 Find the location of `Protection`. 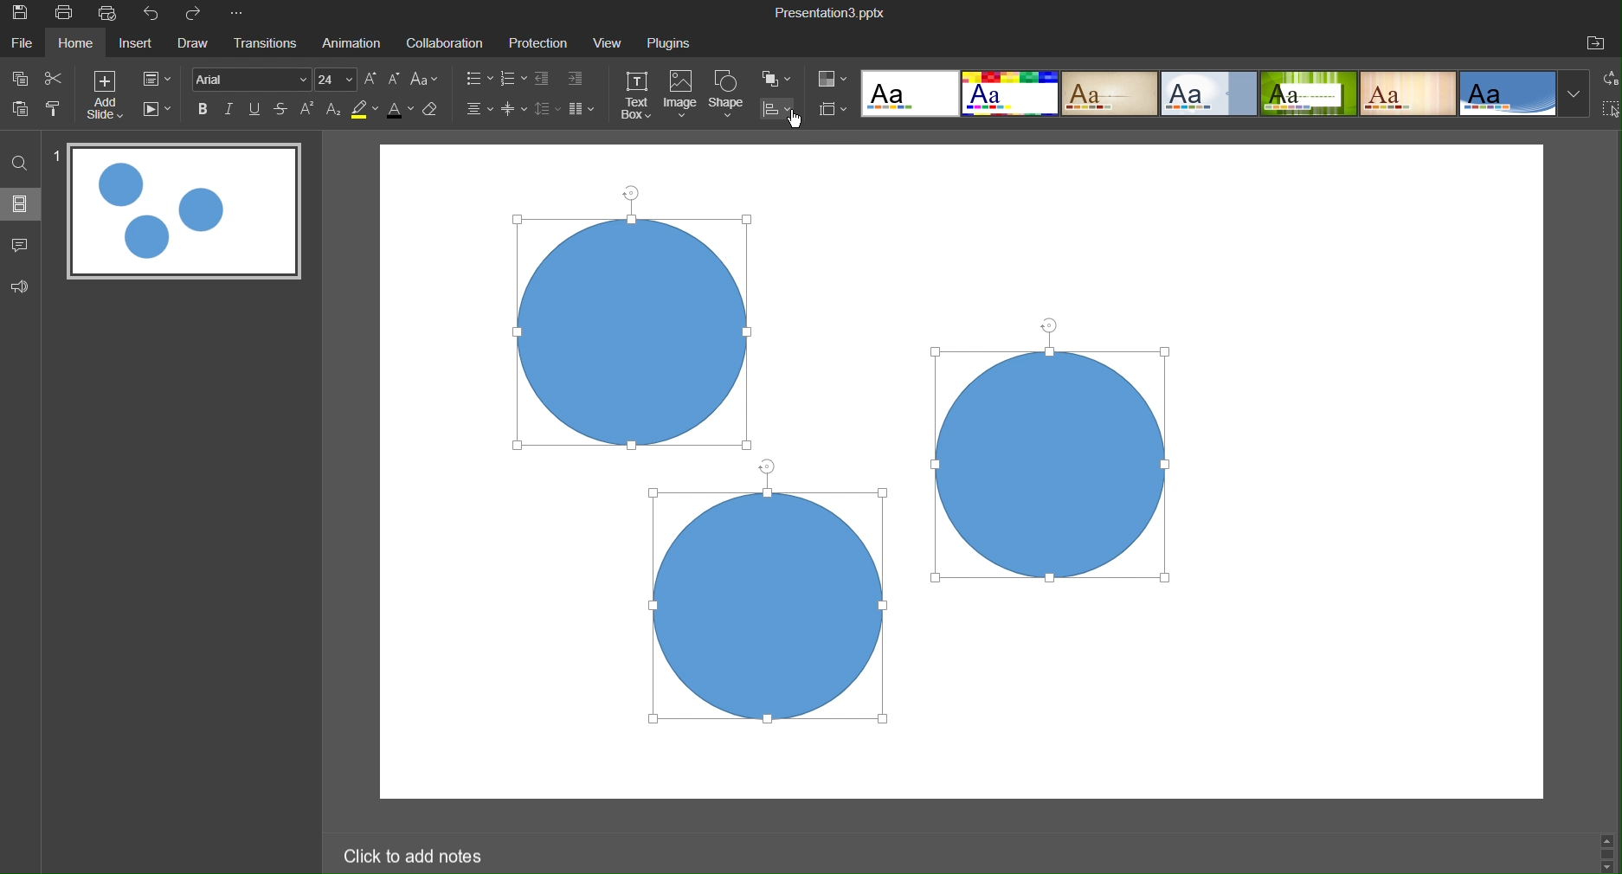

Protection is located at coordinates (540, 43).